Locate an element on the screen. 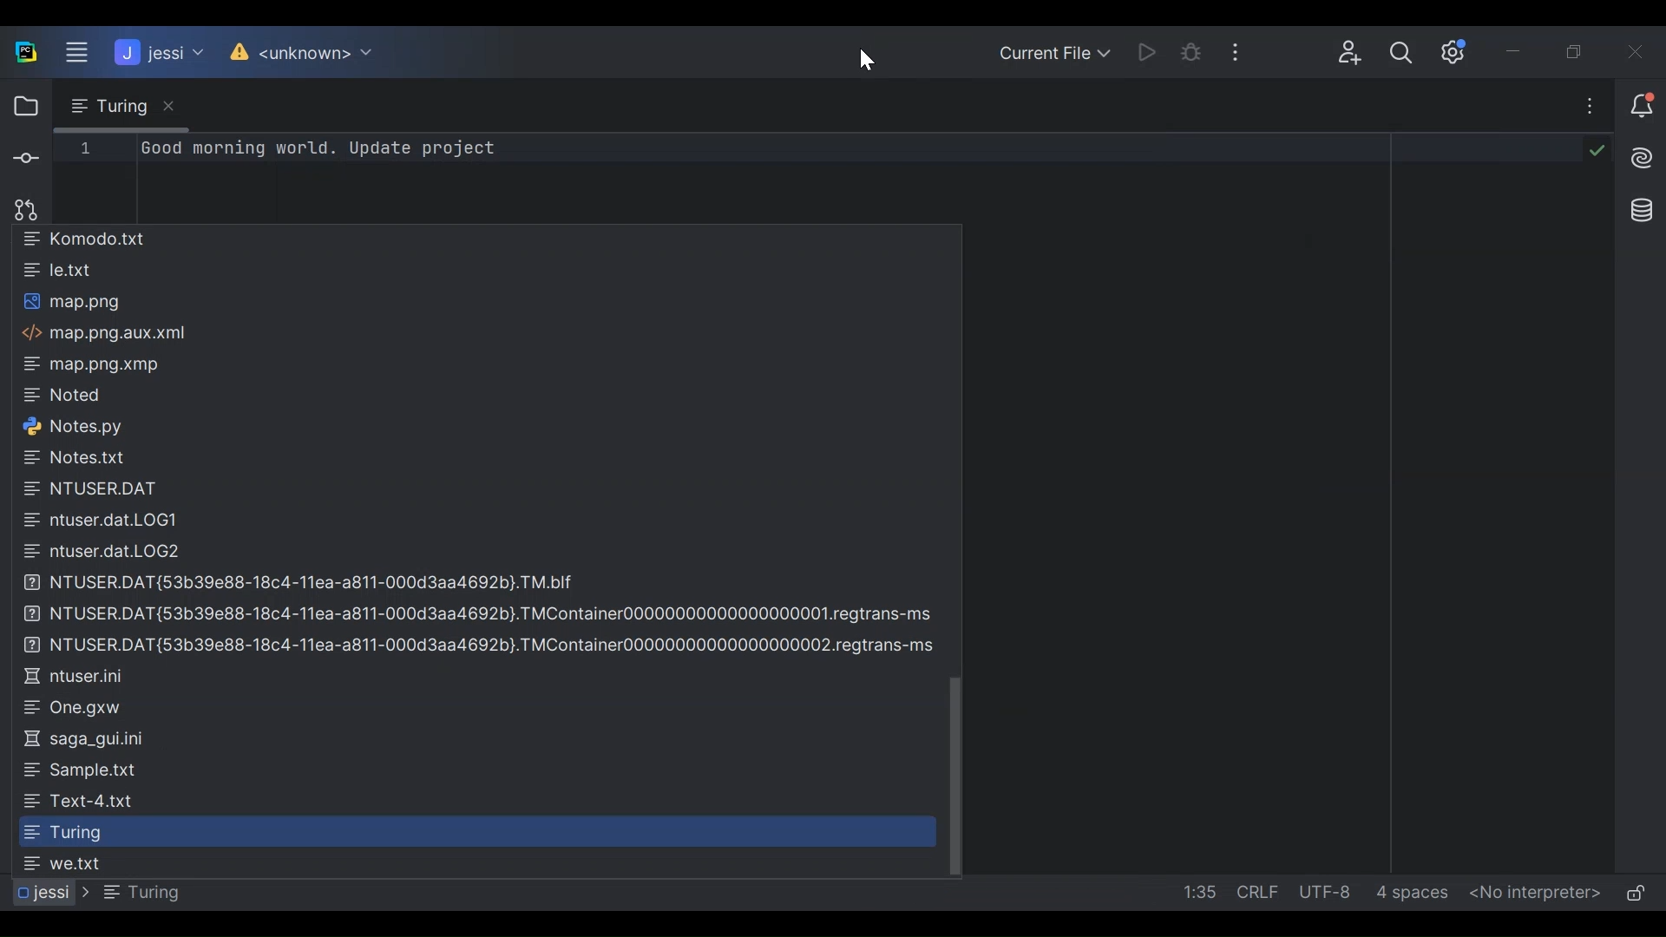 This screenshot has height=937, width=1666. Run is located at coordinates (1152, 51).